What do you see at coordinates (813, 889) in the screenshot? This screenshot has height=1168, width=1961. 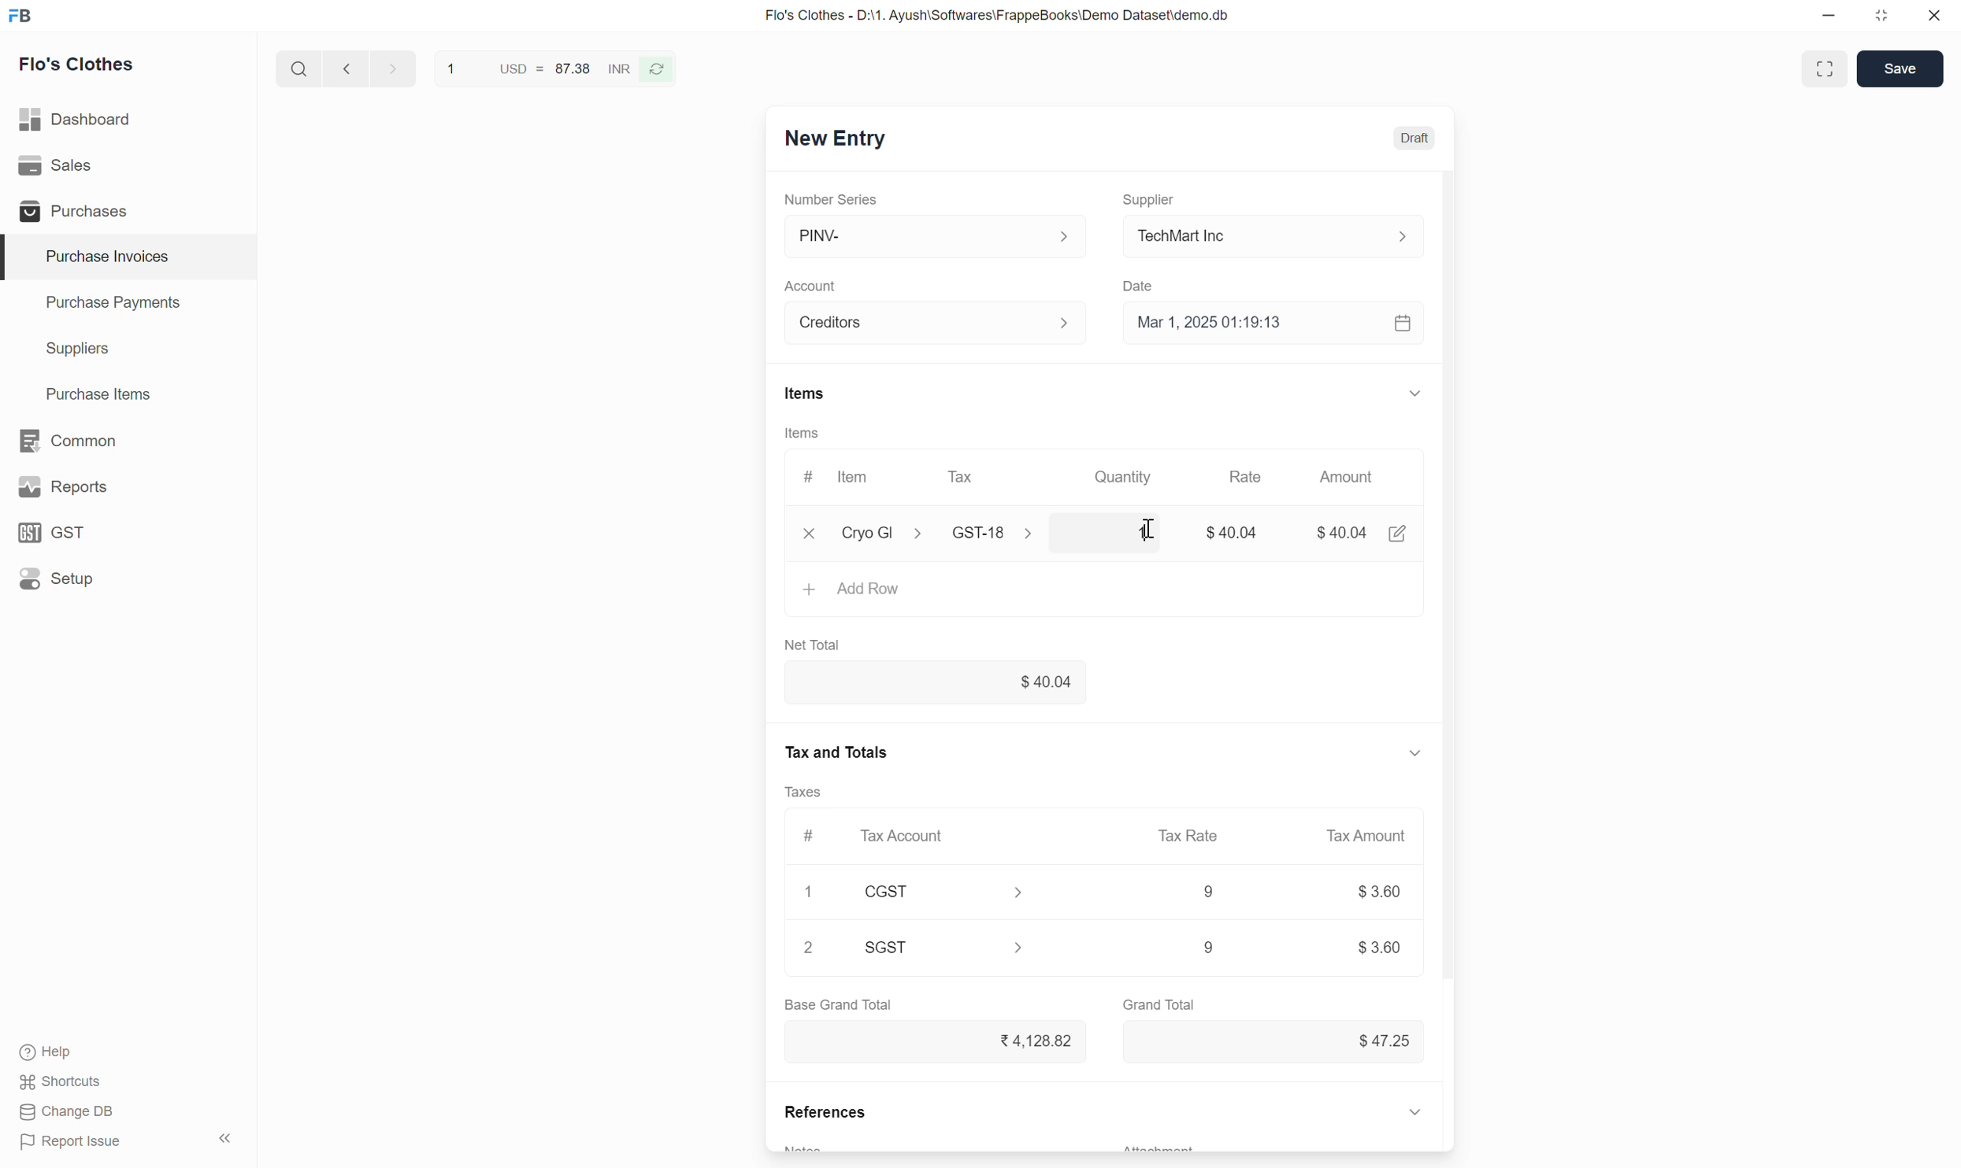 I see `1` at bounding box center [813, 889].